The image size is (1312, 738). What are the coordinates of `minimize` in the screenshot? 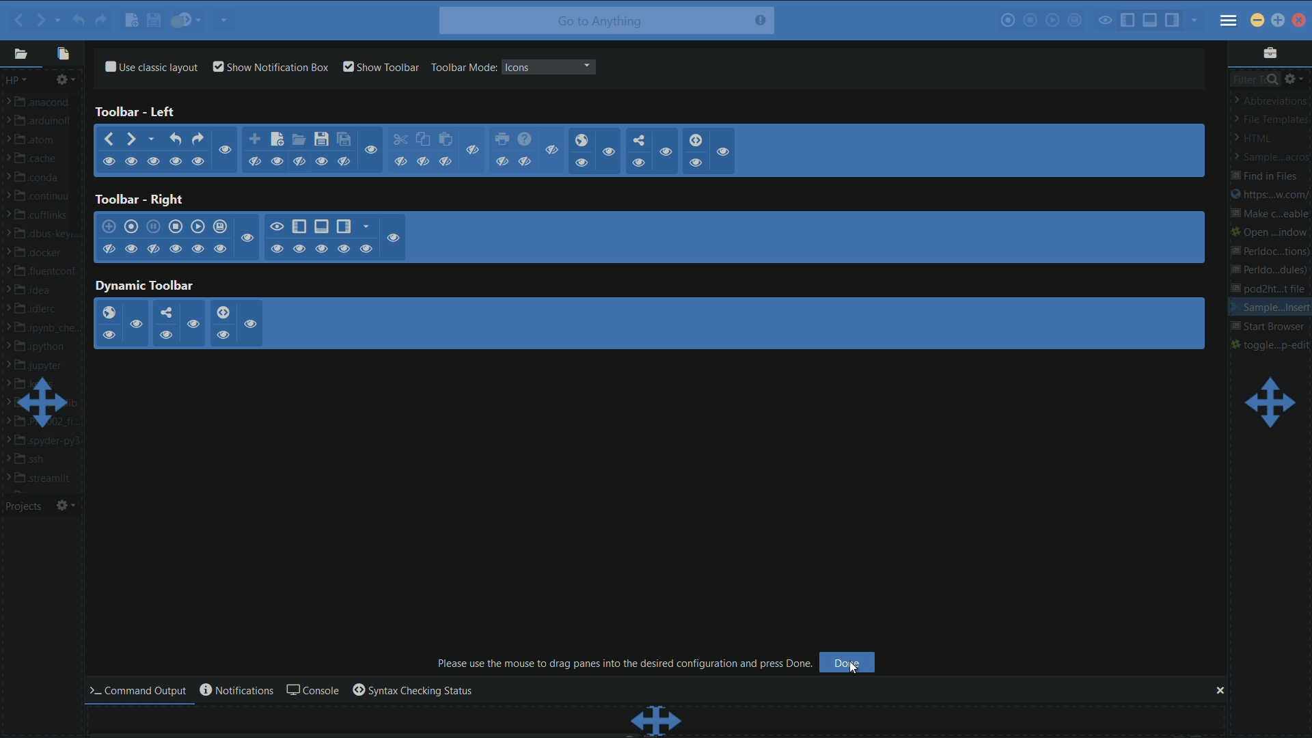 It's located at (1256, 20).